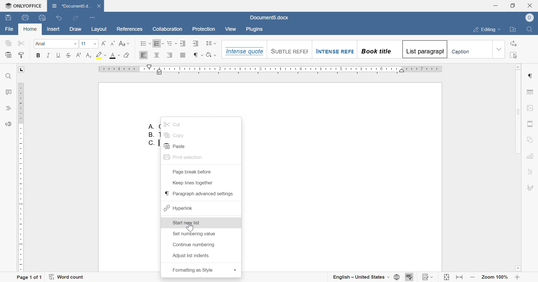 This screenshot has height=282, width=538. Describe the element at coordinates (59, 18) in the screenshot. I see `undo` at that location.